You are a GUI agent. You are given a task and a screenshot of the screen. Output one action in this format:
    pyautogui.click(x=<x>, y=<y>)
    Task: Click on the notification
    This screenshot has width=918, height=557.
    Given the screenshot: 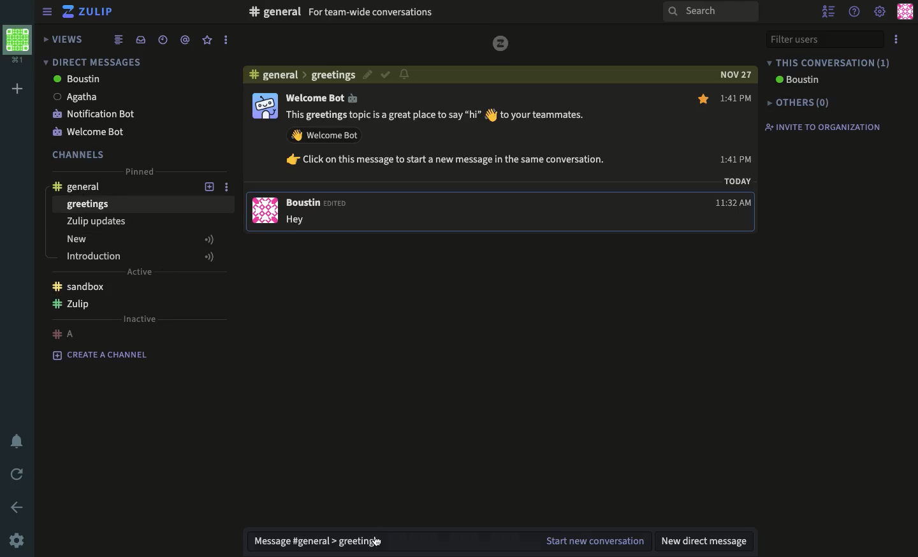 What is the action you would take?
    pyautogui.click(x=20, y=442)
    